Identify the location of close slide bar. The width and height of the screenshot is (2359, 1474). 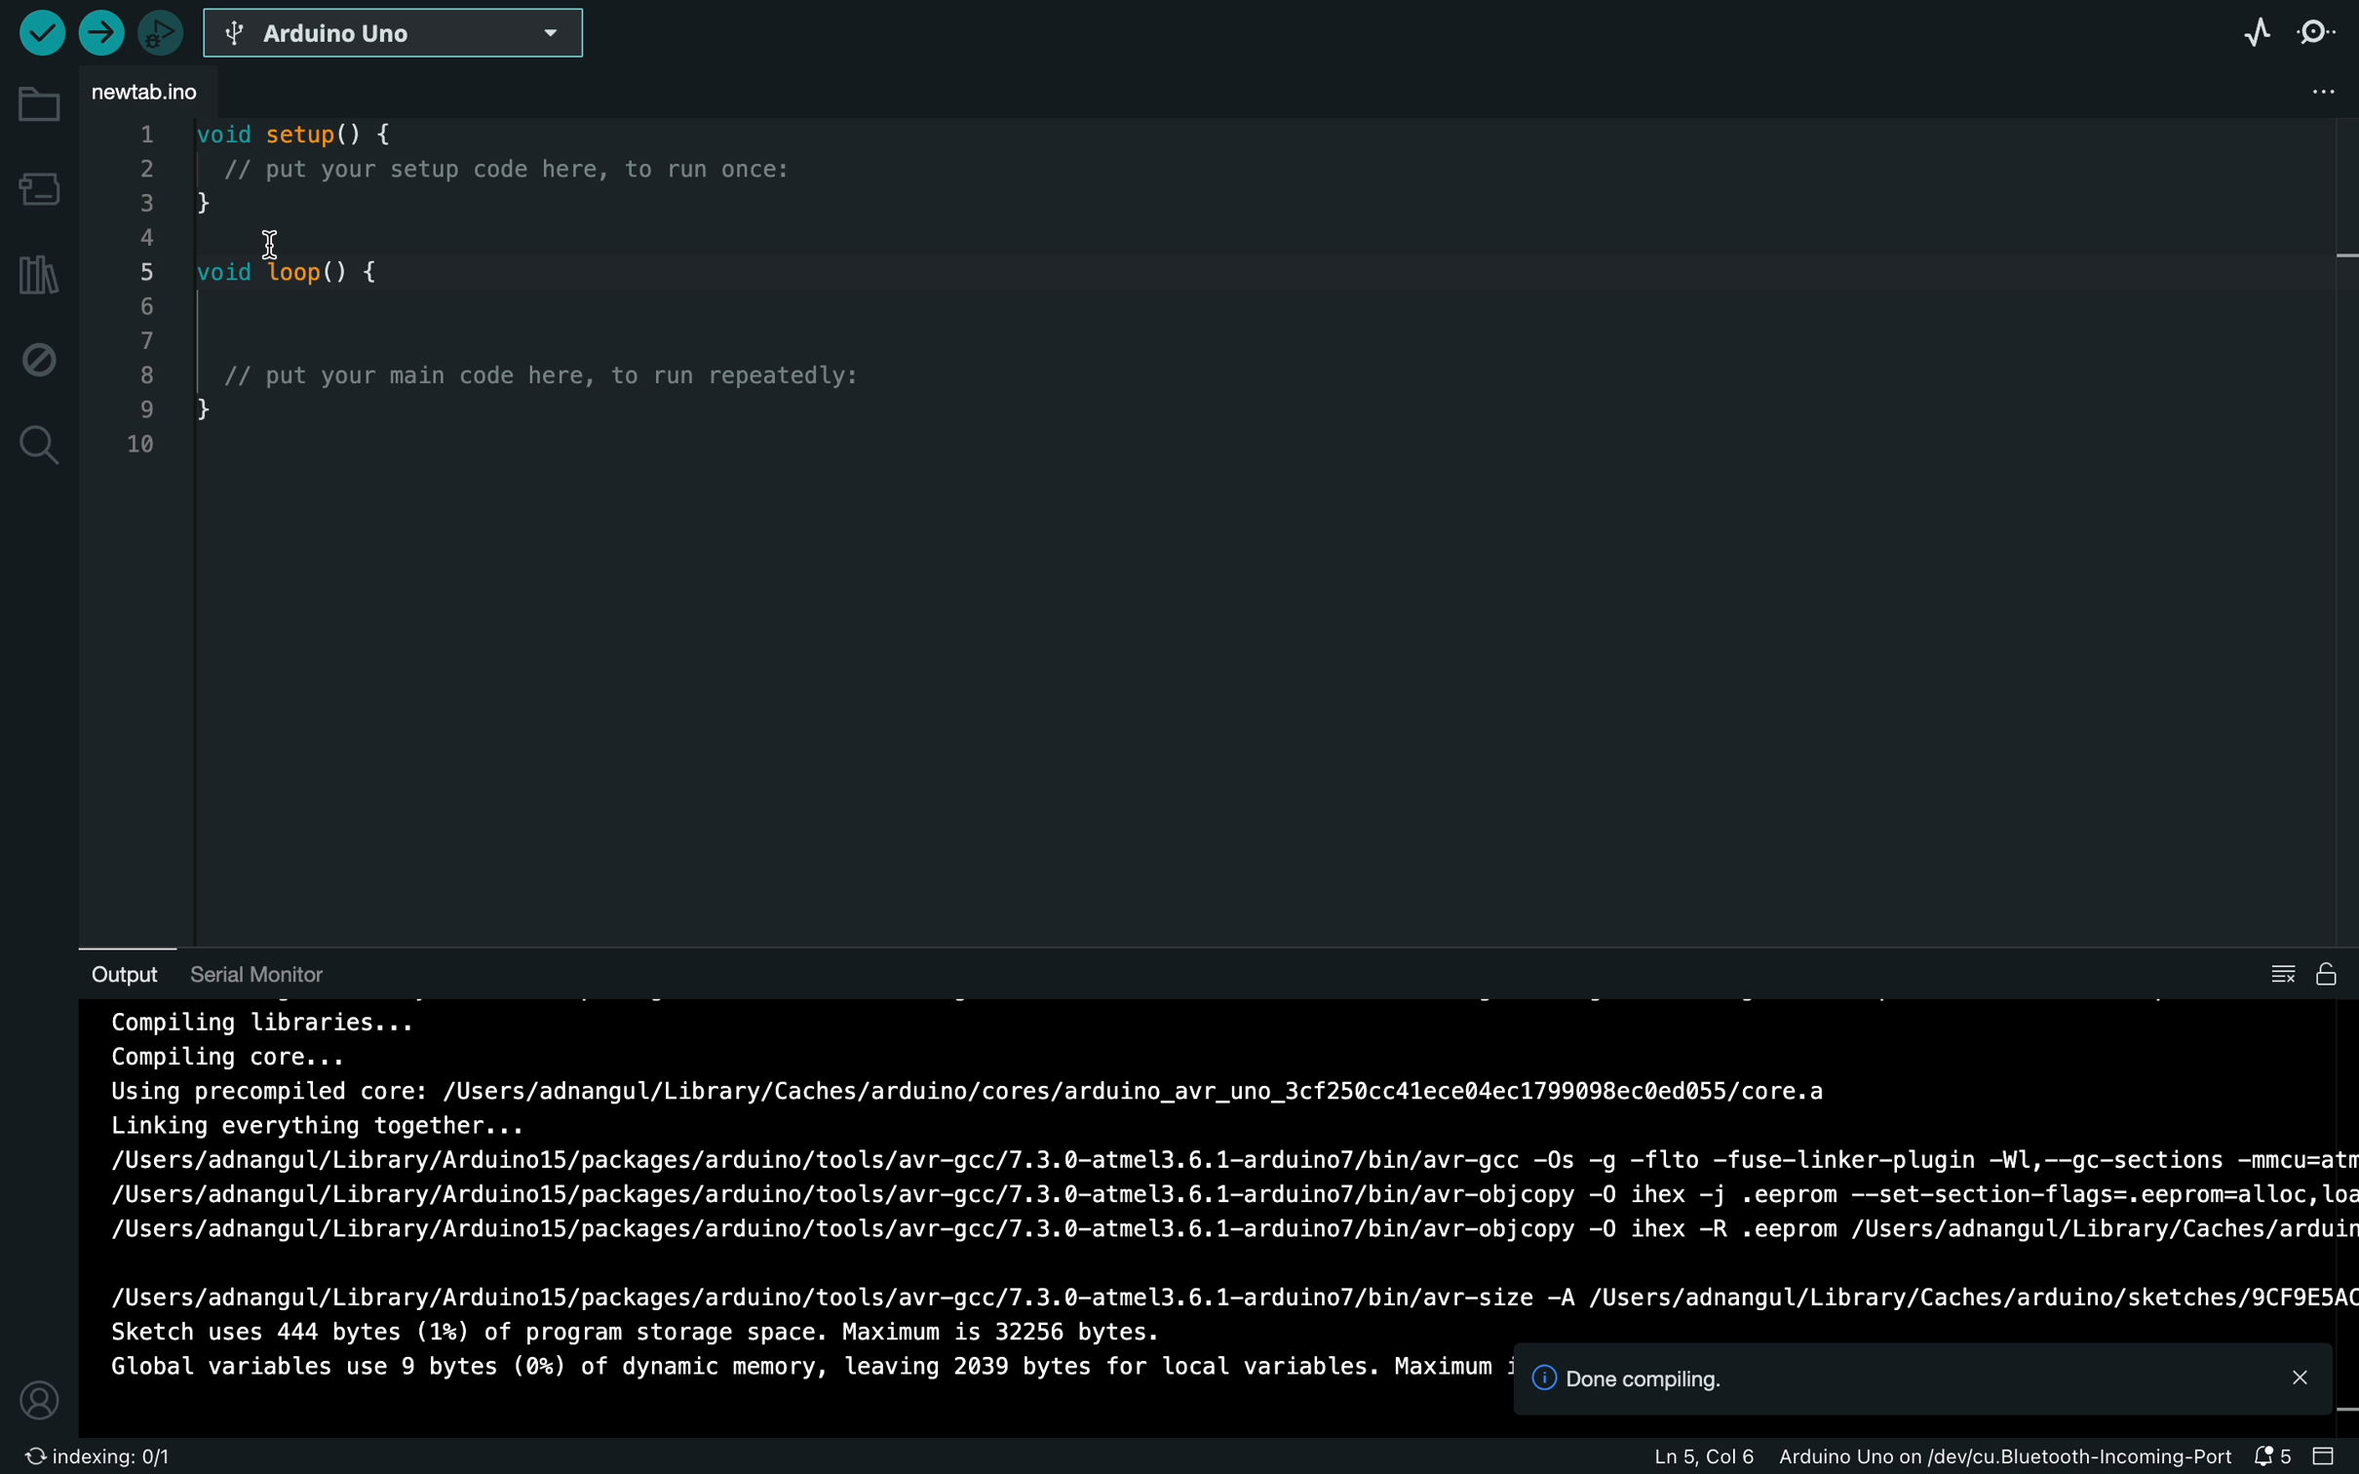
(2330, 1452).